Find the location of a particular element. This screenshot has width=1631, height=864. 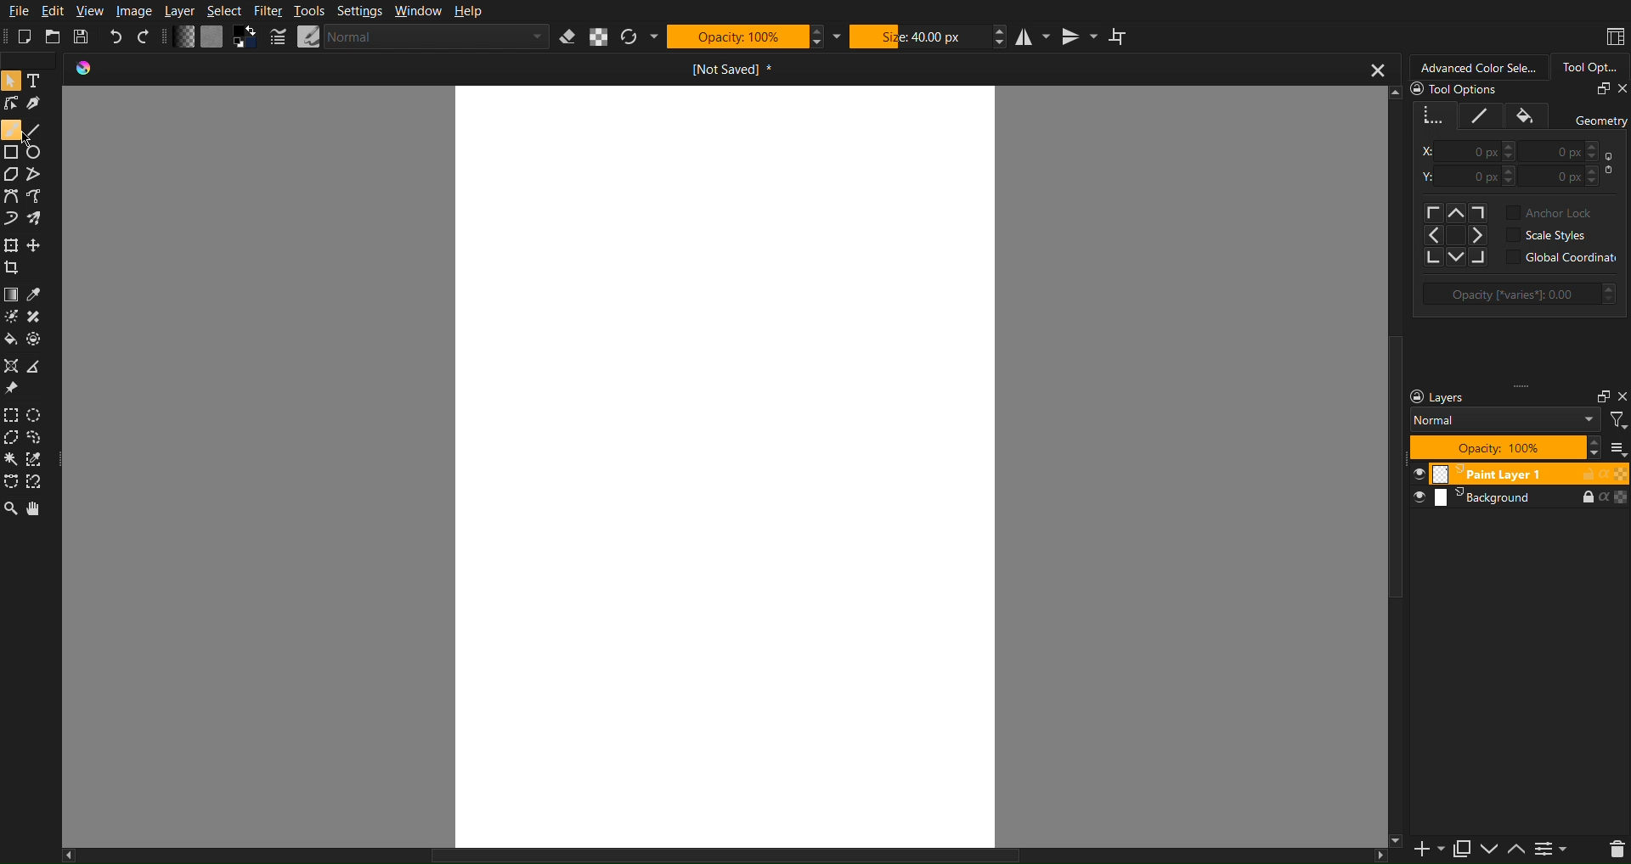

Color Fill is located at coordinates (12, 338).